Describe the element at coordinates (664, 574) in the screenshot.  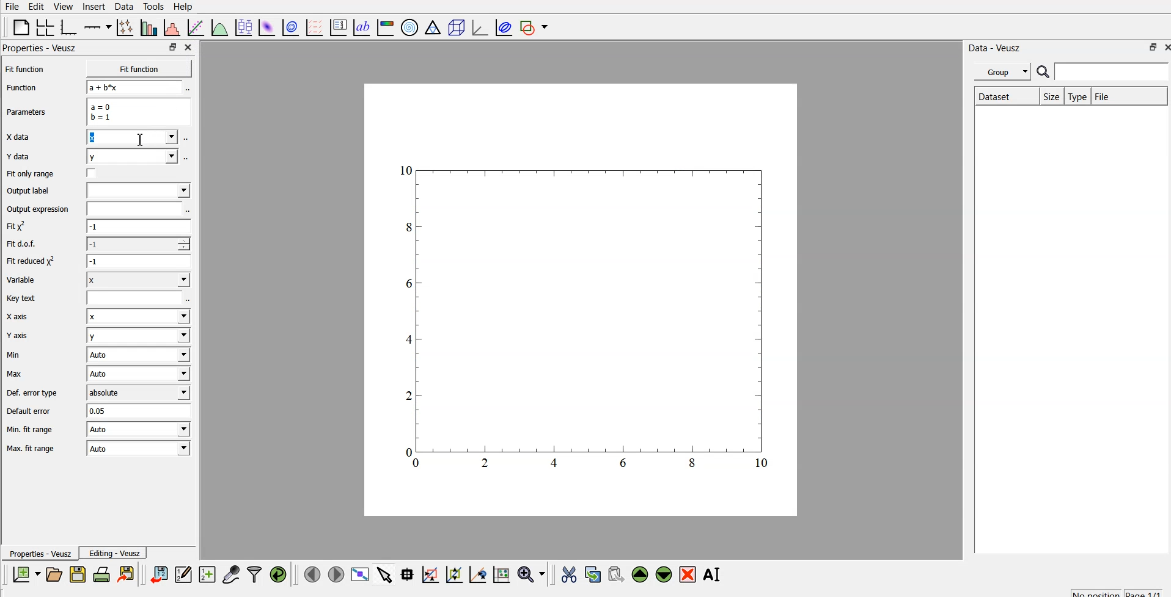
I see `move down the selected widget` at that location.